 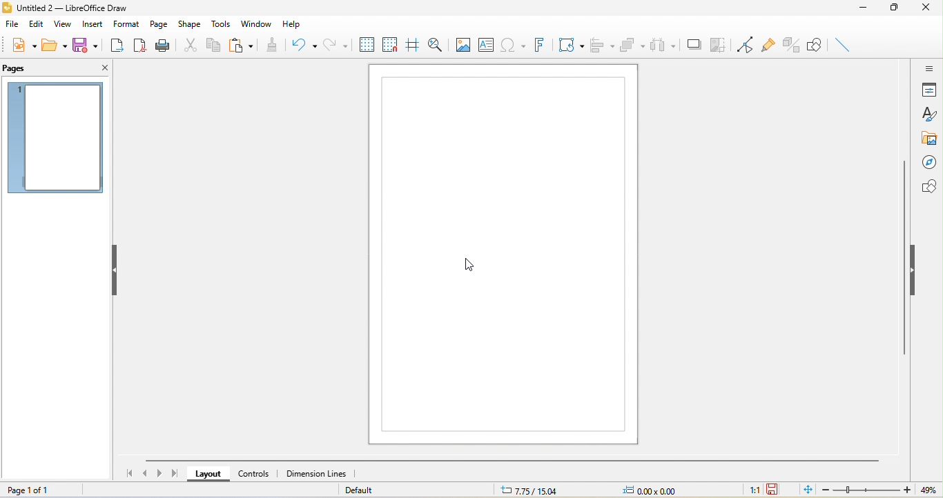 I want to click on clone formatting, so click(x=271, y=46).